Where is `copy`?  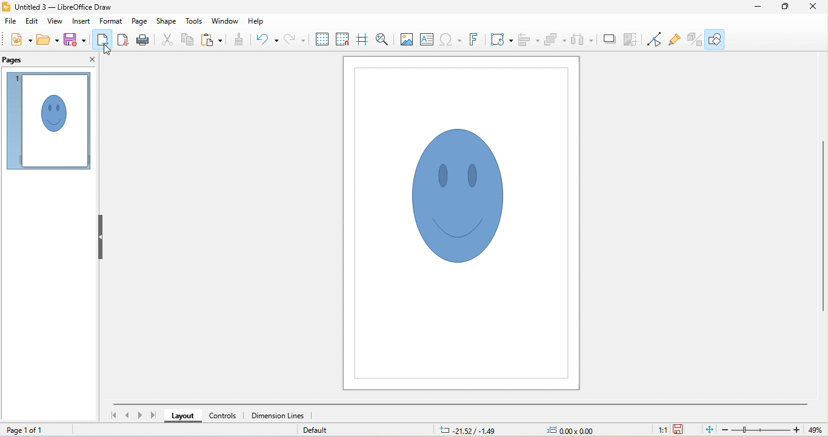 copy is located at coordinates (186, 39).